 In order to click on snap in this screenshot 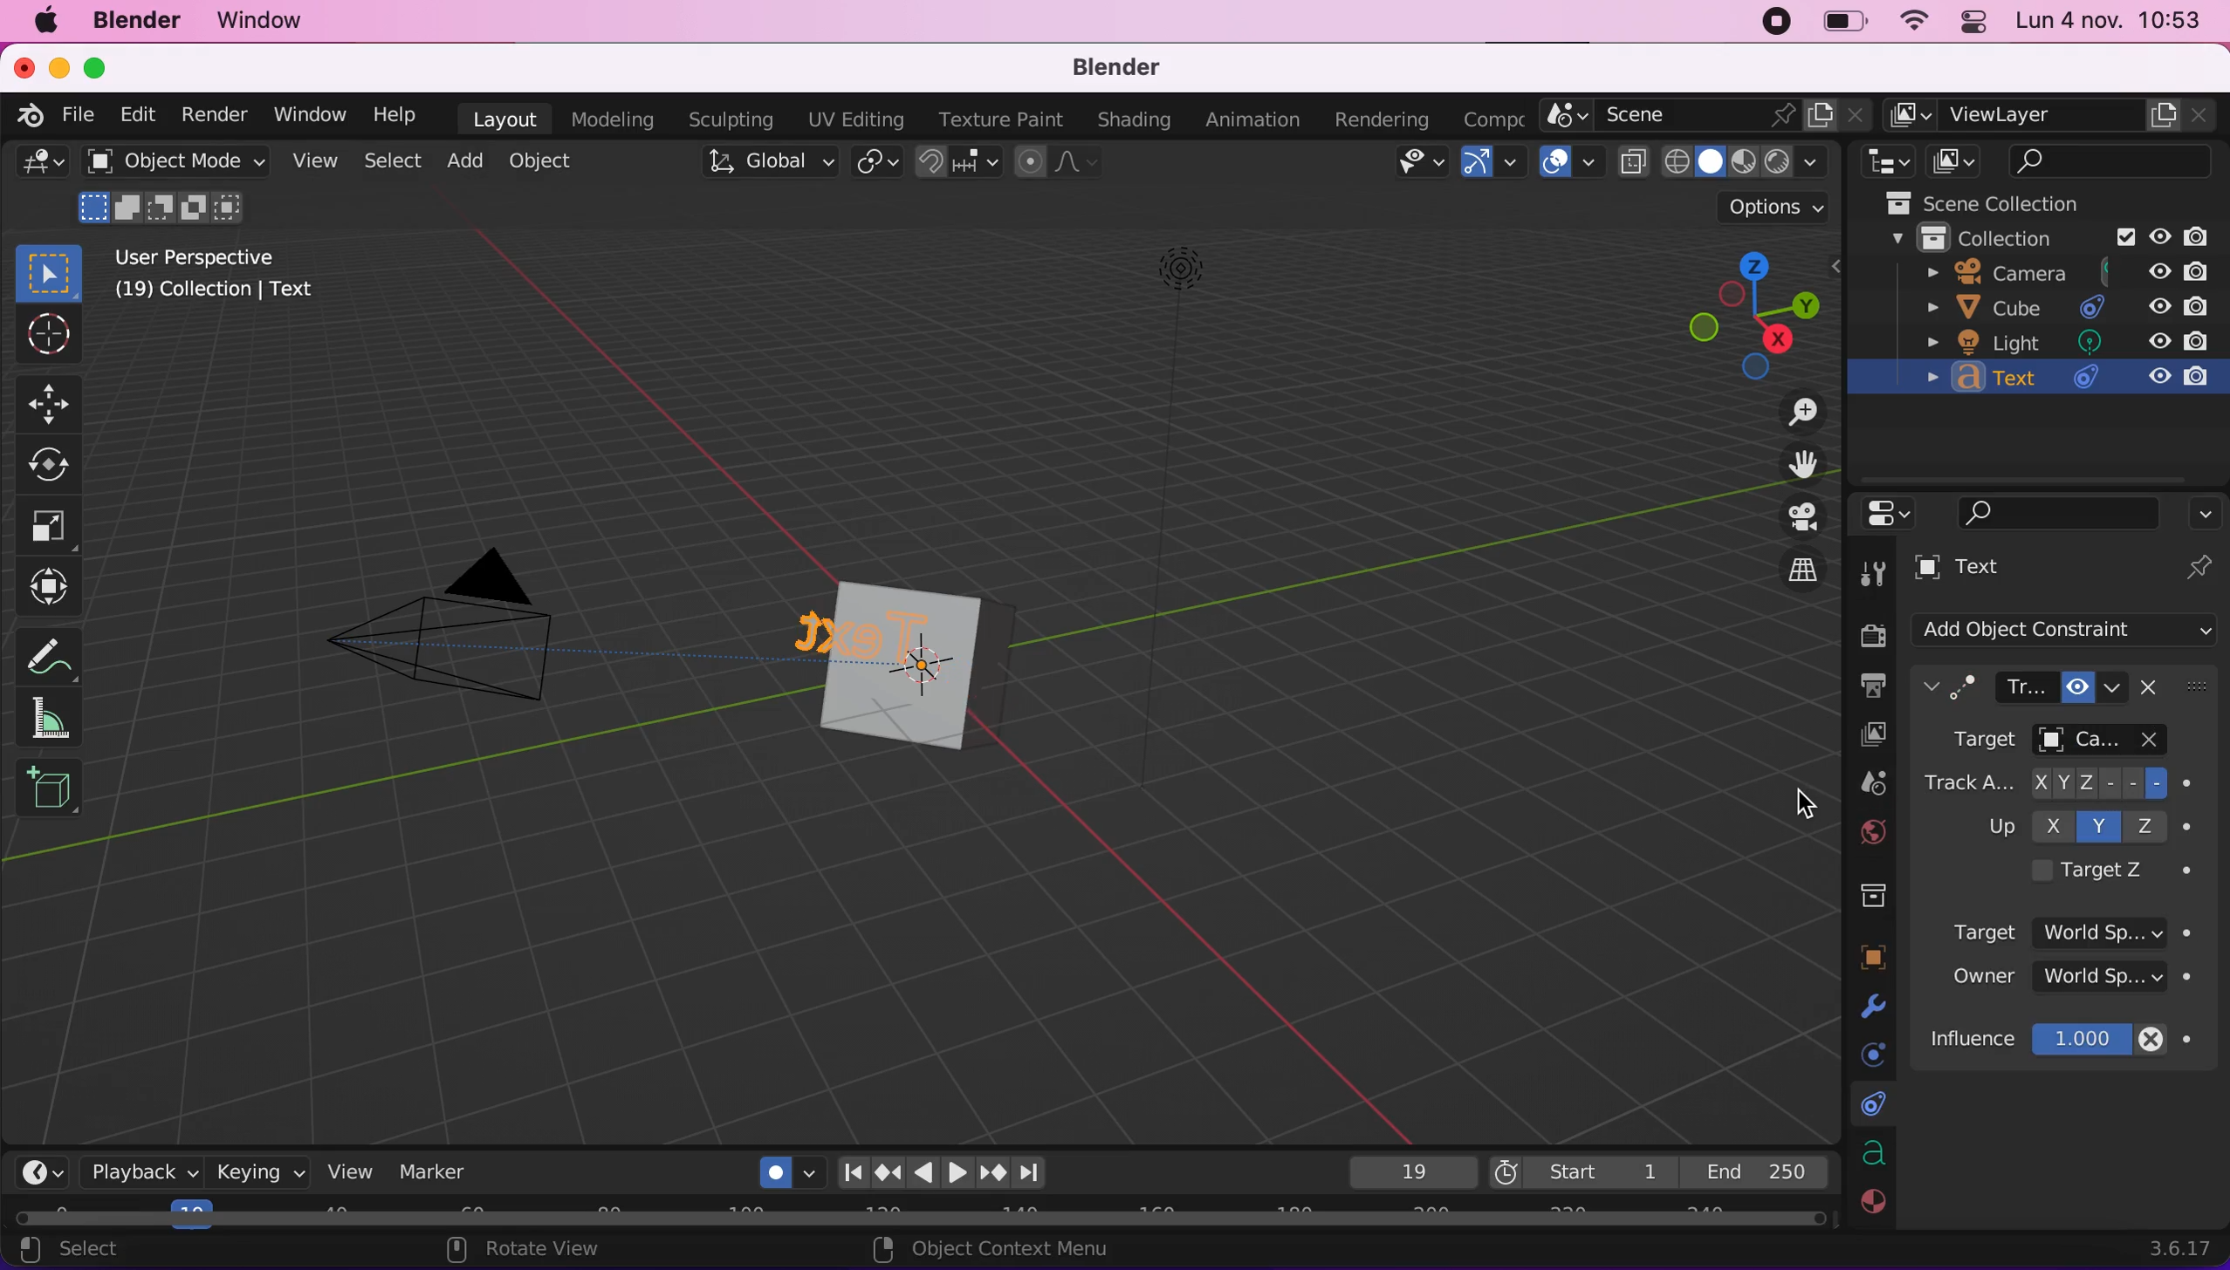, I will do `click(957, 163)`.